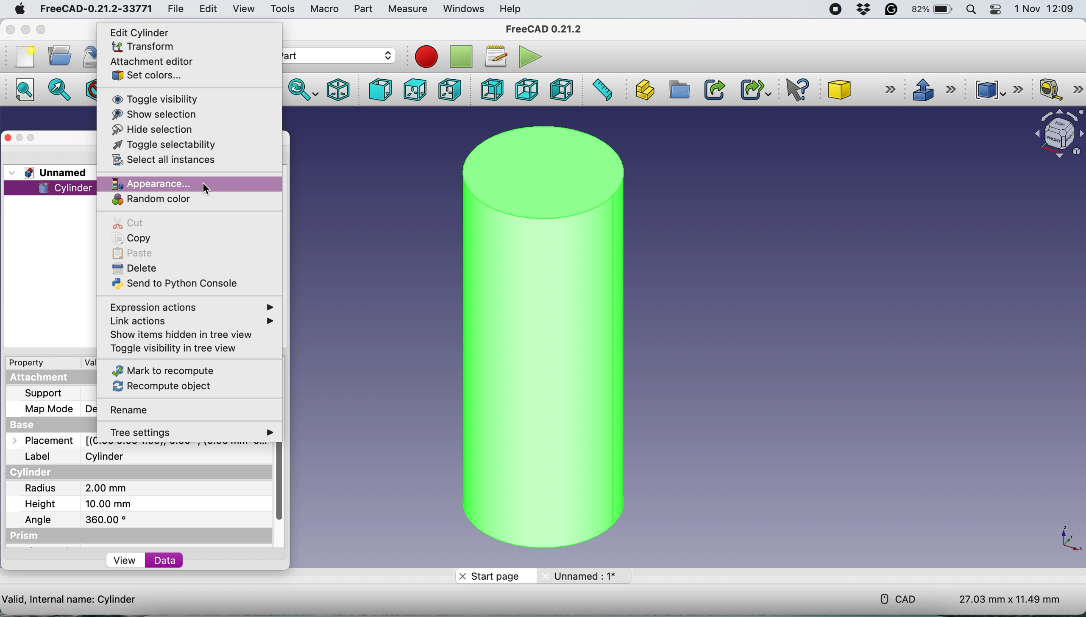 This screenshot has width=1086, height=617. I want to click on bottom, so click(525, 90).